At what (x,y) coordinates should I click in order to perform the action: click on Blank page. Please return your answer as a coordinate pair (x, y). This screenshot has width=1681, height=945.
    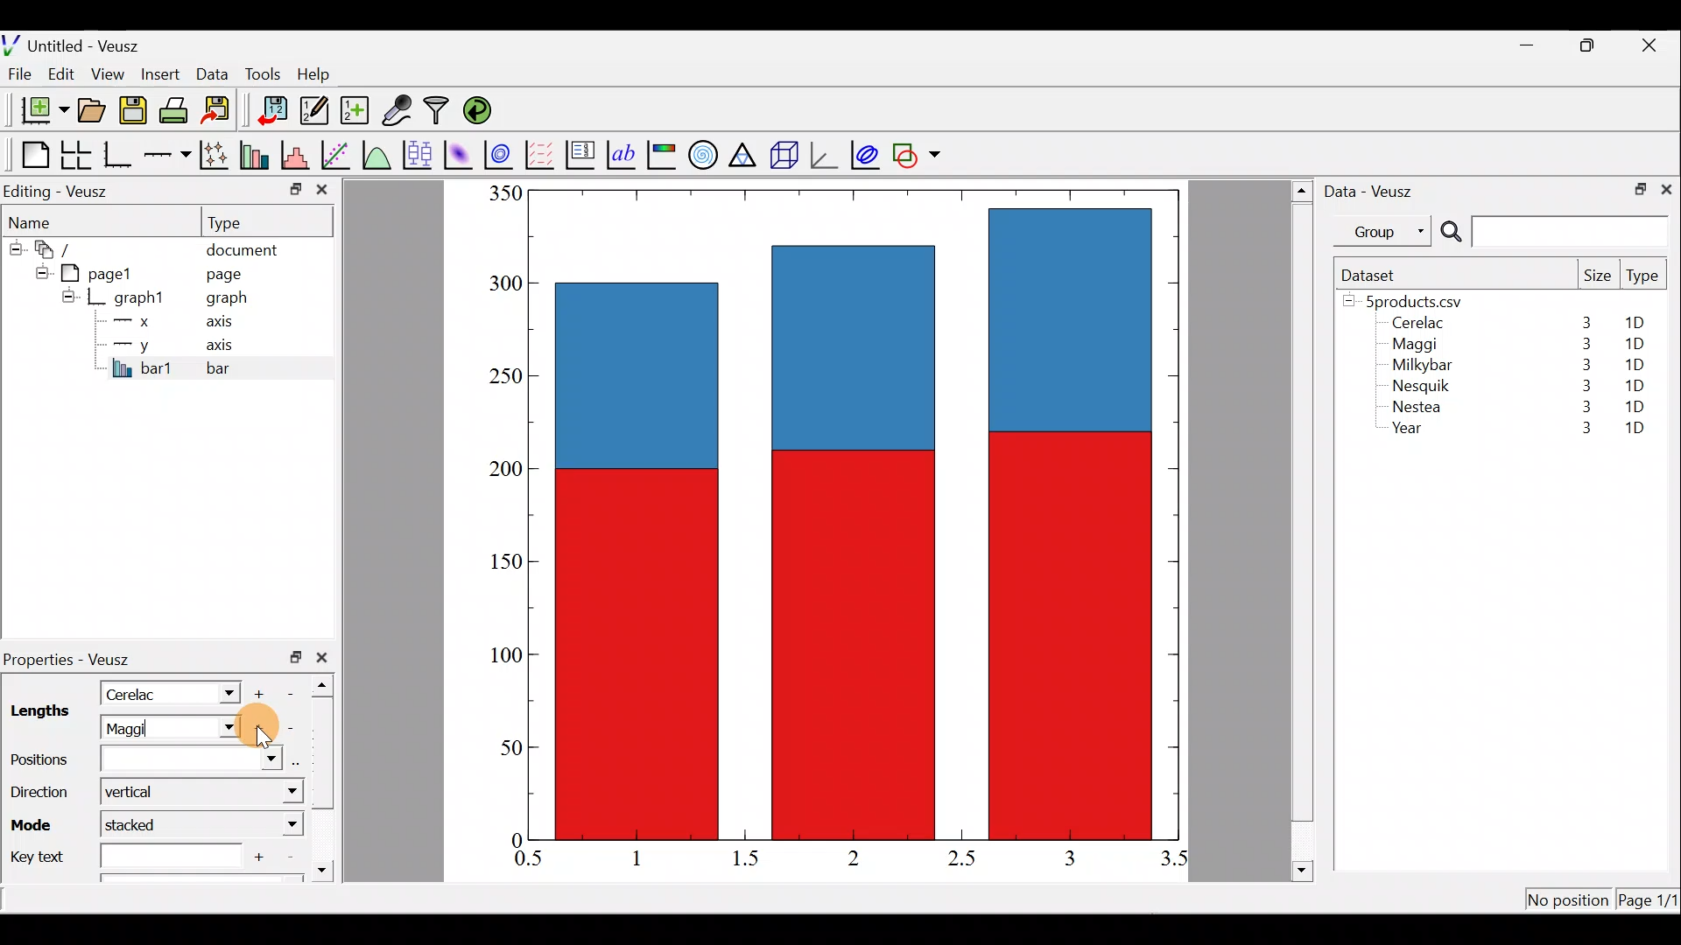
    Looking at the image, I should click on (31, 155).